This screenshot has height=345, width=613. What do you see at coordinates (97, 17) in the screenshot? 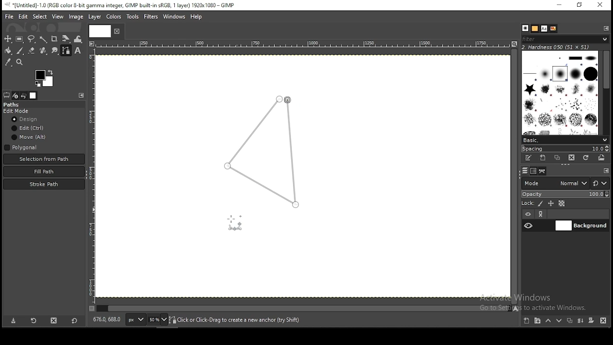
I see `layer` at bounding box center [97, 17].